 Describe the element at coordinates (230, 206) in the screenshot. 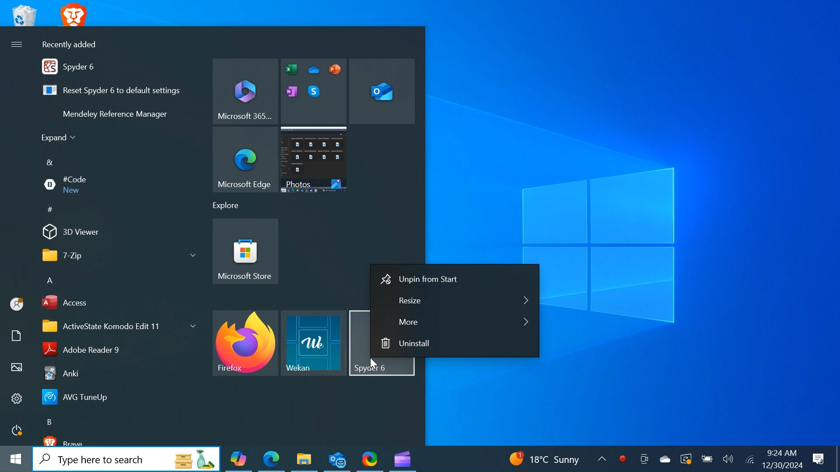

I see `Explore` at that location.